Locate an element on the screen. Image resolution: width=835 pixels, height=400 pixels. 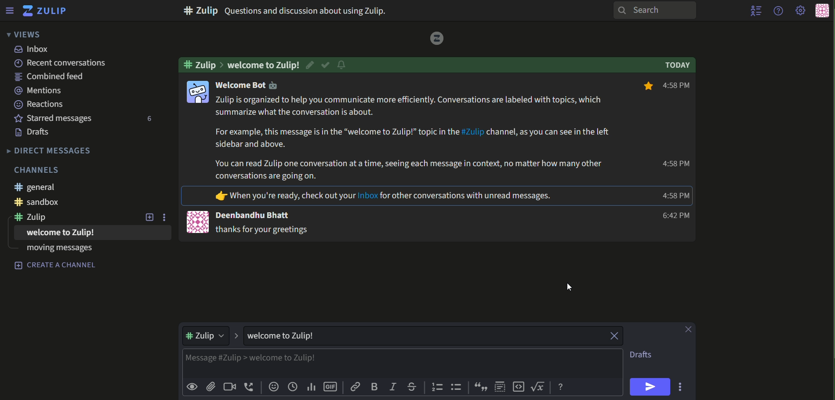
personal menu is located at coordinates (822, 11).